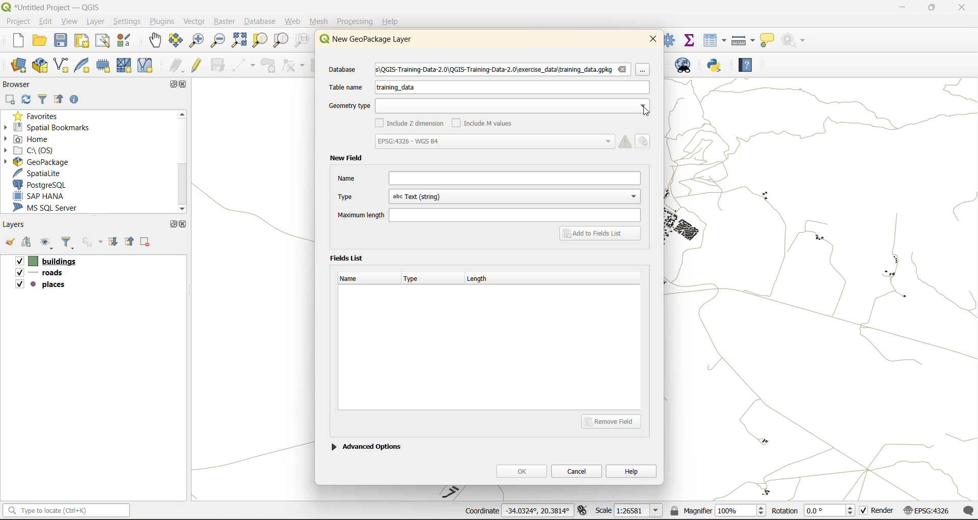 This screenshot has width=978, height=520. I want to click on close, so click(183, 224).